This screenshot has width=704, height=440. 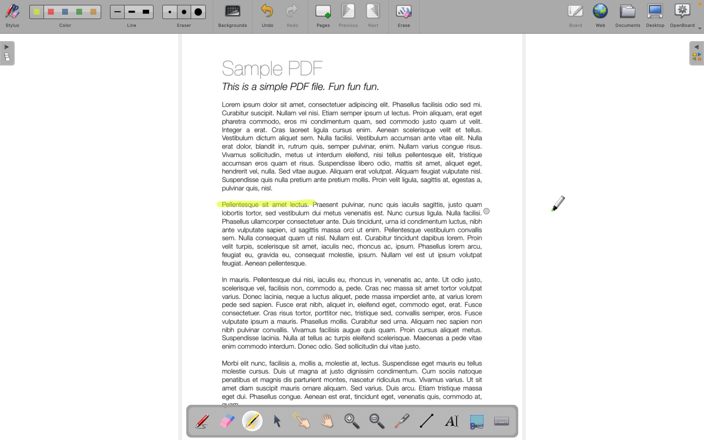 I want to click on desktop, so click(x=656, y=15).